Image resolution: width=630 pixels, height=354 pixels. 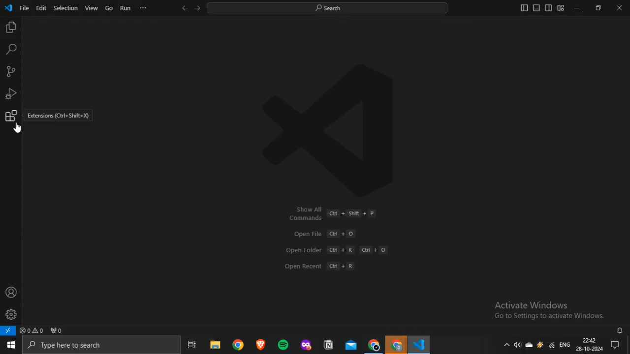 I want to click on Open Recent Ctrl + R, so click(x=323, y=265).